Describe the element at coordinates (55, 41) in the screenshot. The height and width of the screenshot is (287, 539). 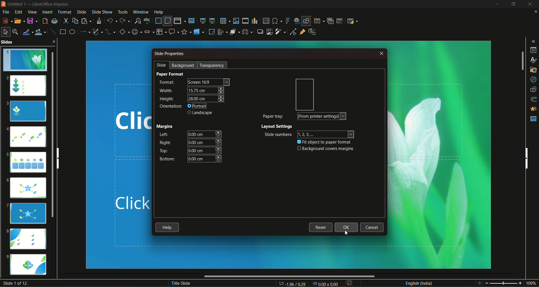
I see `close` at that location.